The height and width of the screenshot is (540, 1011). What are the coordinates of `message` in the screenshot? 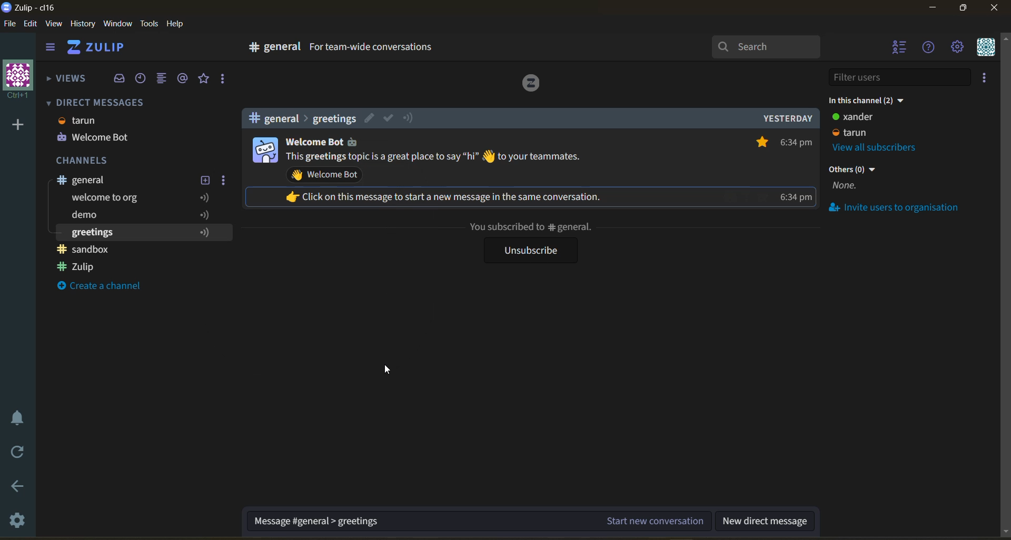 It's located at (436, 158).